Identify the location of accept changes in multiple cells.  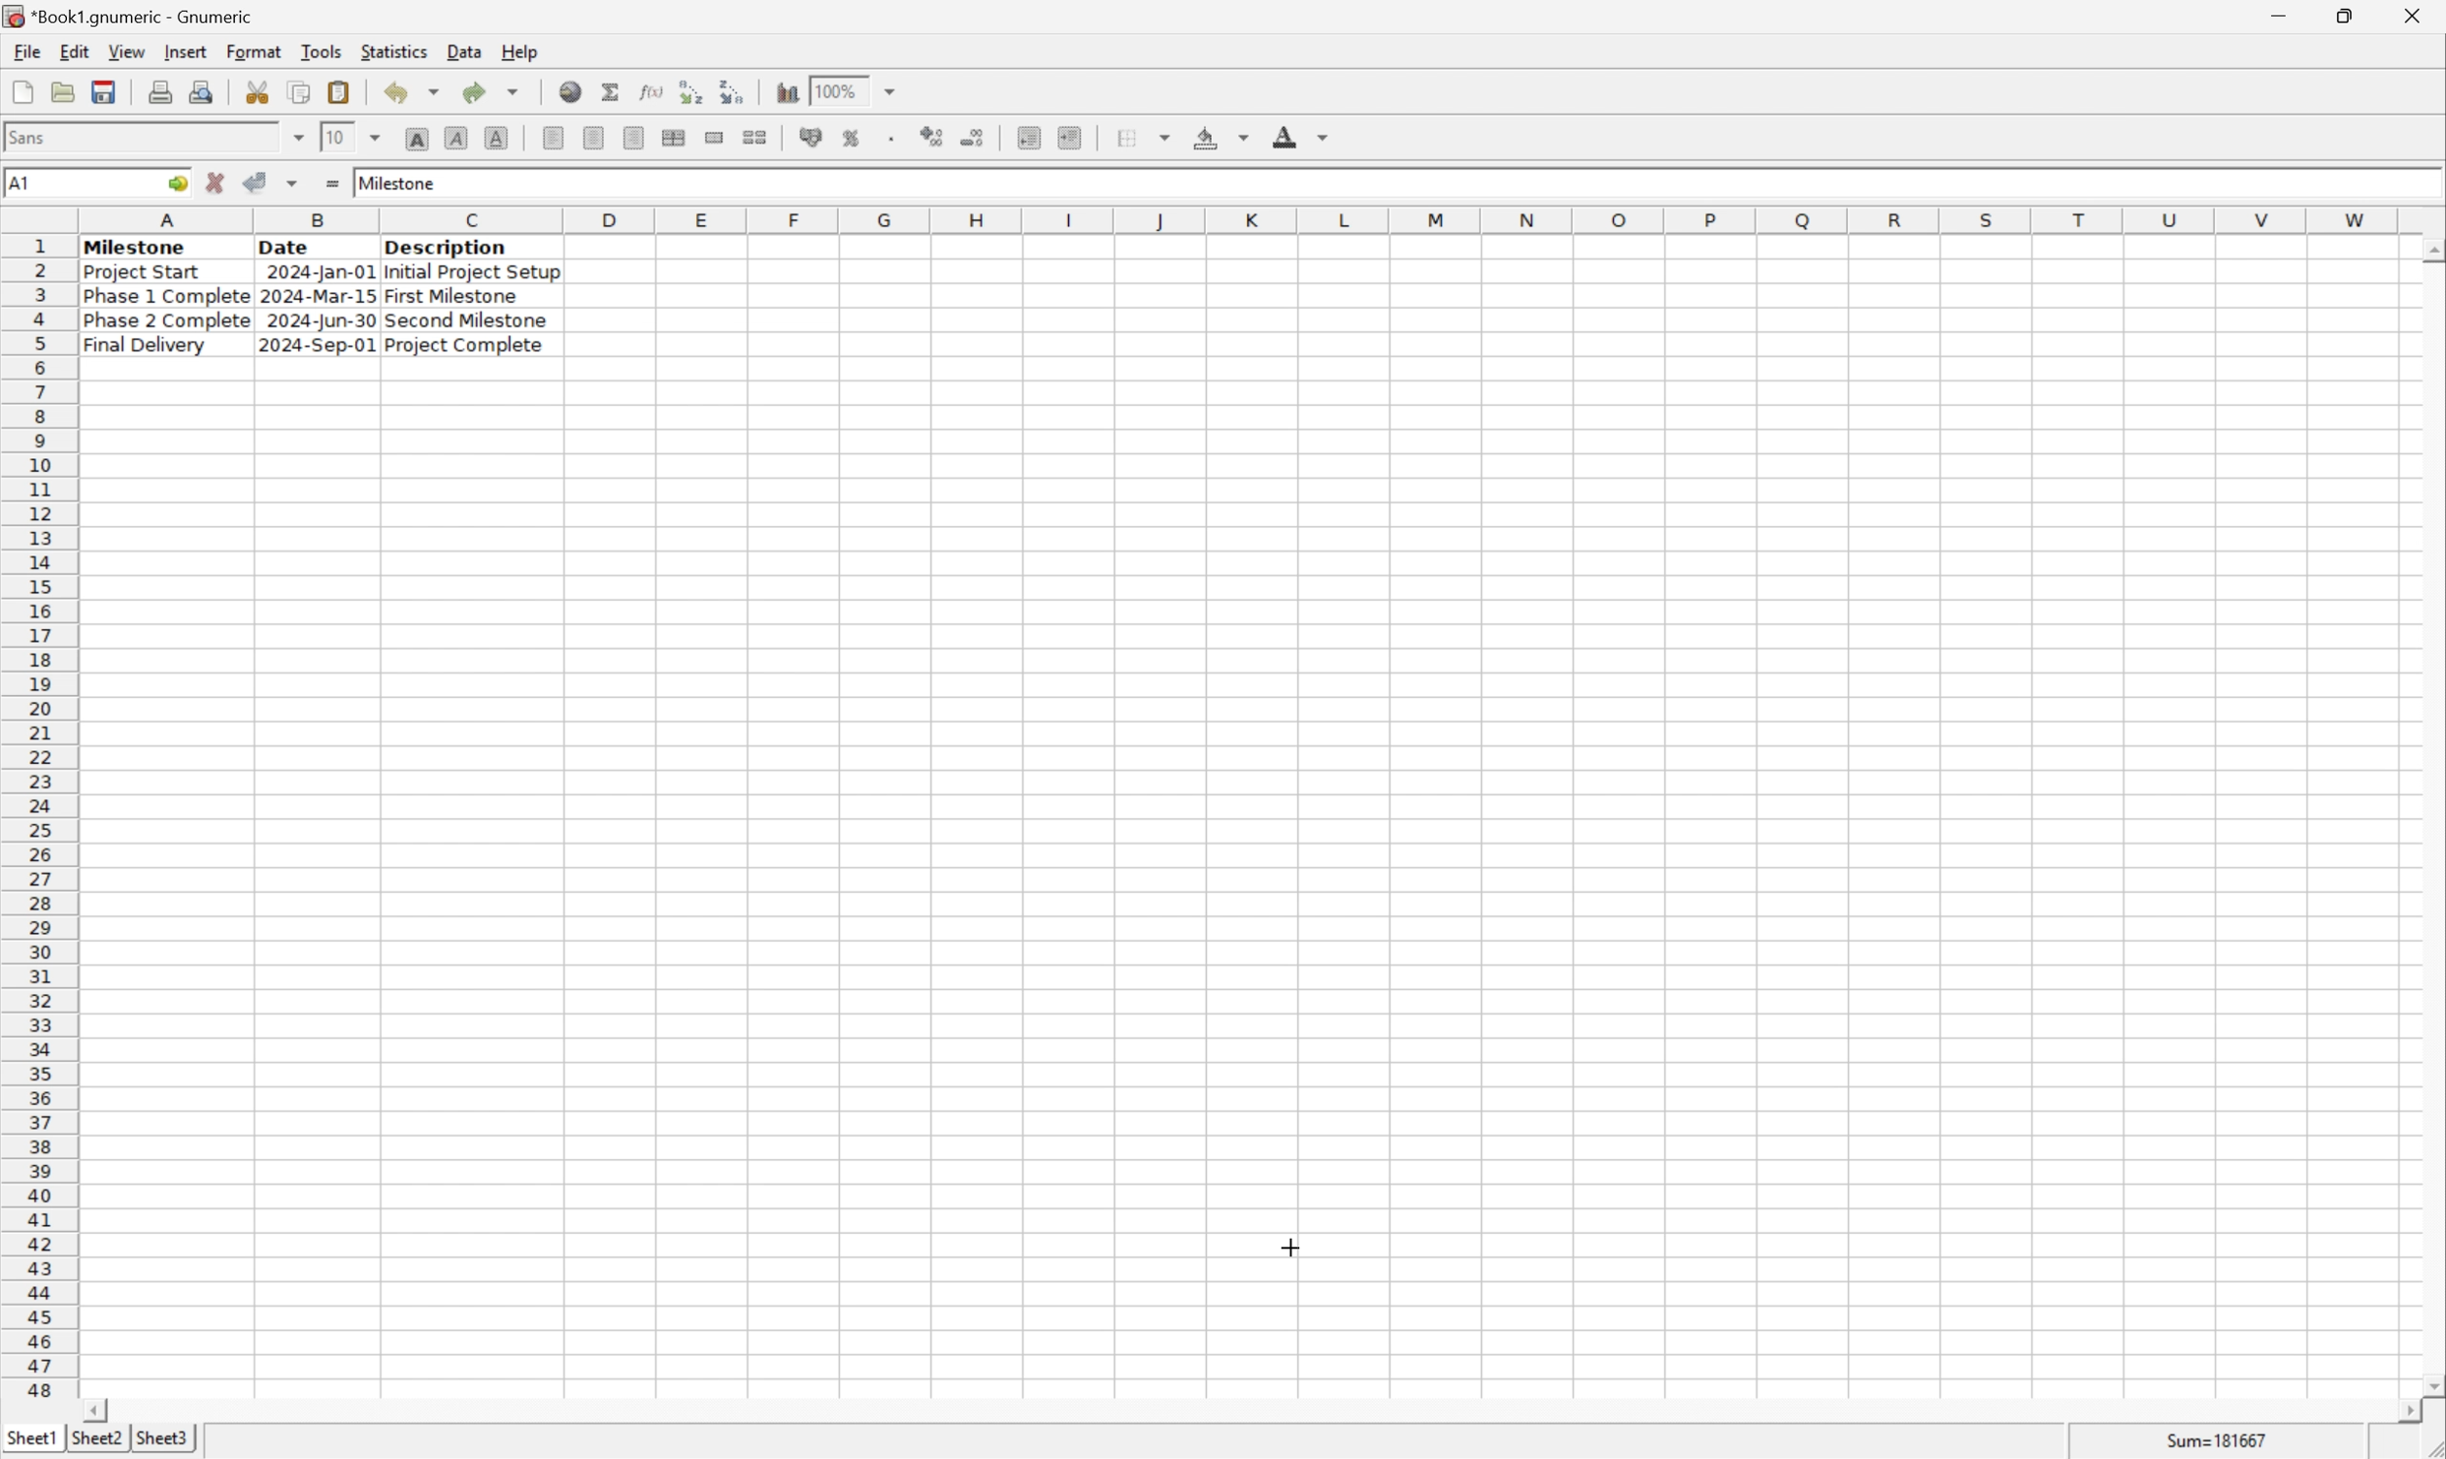
(295, 187).